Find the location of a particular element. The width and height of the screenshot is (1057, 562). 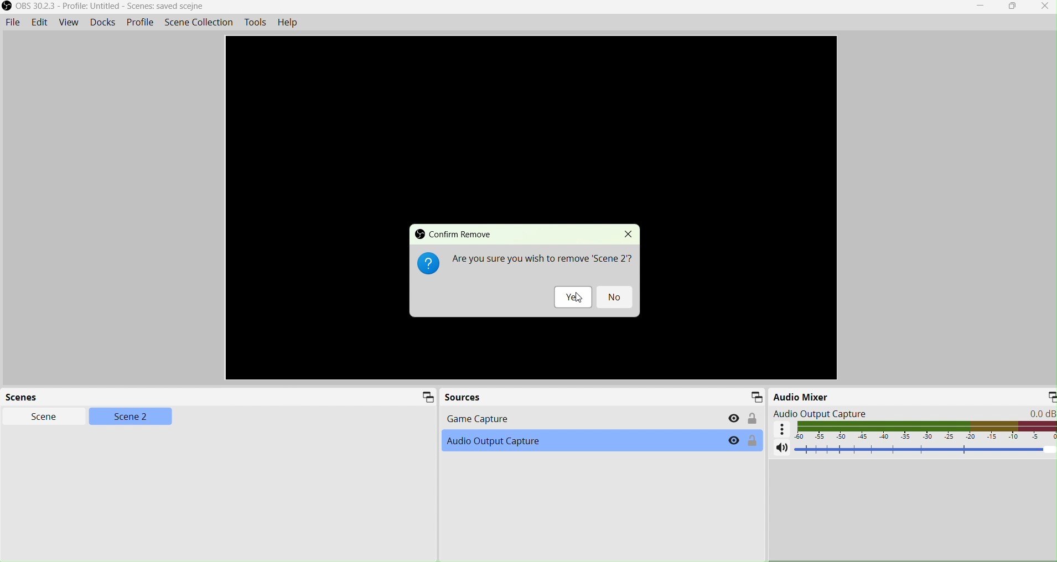

Audio display  is located at coordinates (926, 430).